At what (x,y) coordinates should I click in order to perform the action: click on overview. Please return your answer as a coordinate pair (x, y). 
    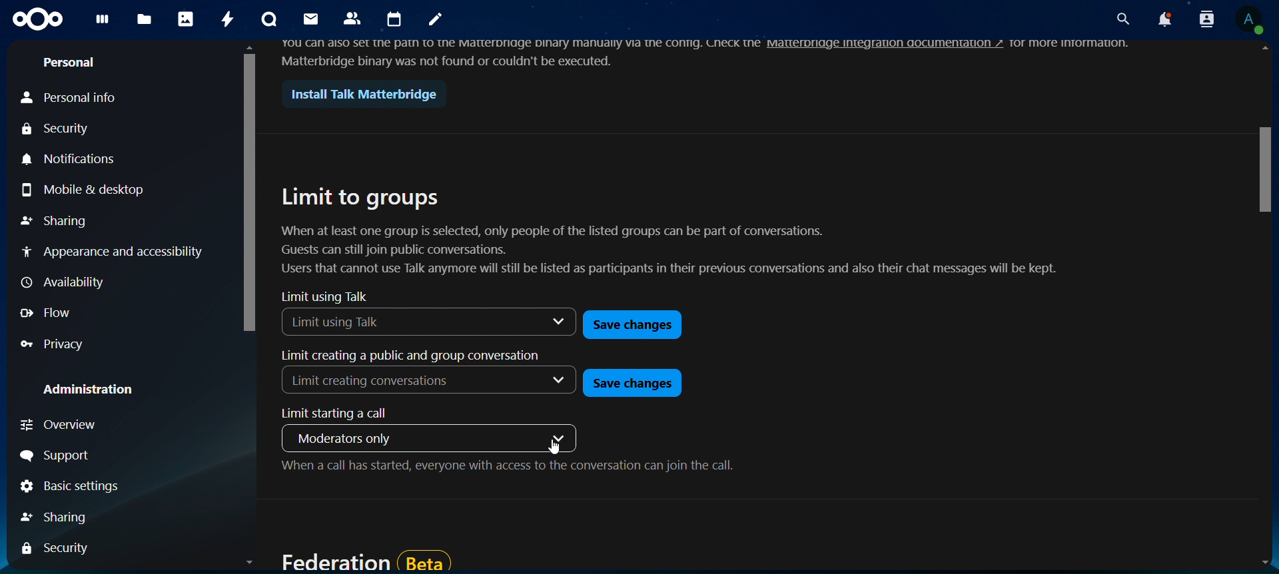
    Looking at the image, I should click on (63, 424).